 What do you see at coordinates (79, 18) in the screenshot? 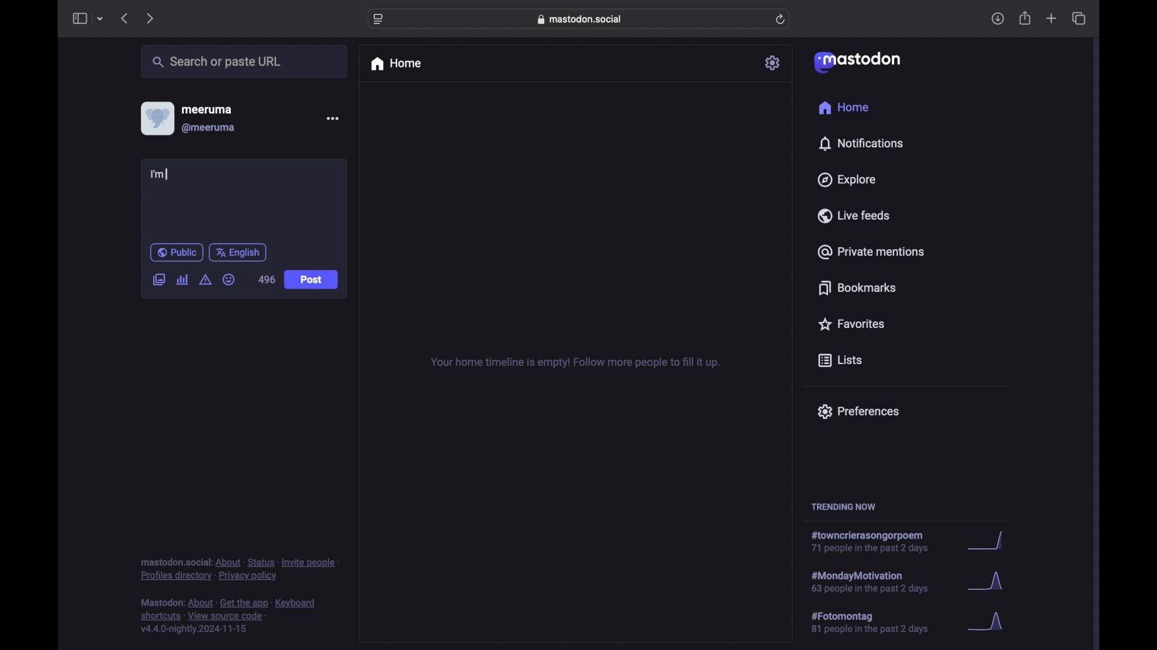
I see `side bar` at bounding box center [79, 18].